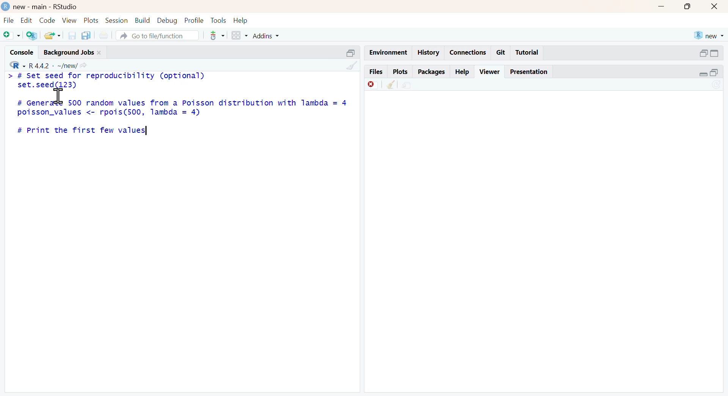 Image resolution: width=728 pixels, height=396 pixels. Describe the element at coordinates (116, 20) in the screenshot. I see `session` at that location.